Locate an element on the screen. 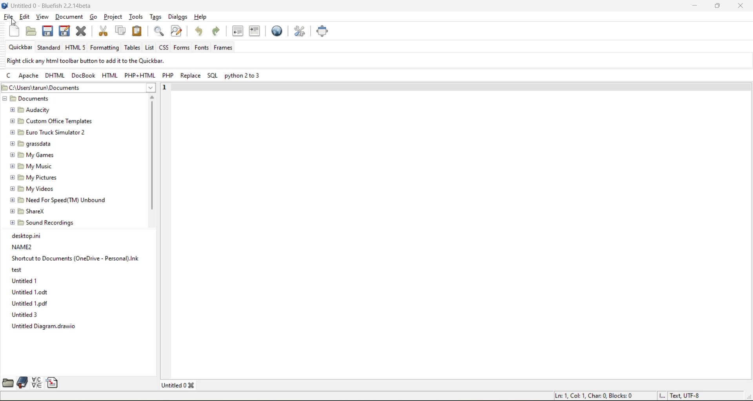 The height and width of the screenshot is (401, 753). Euro Truck Simulator 2 is located at coordinates (49, 133).